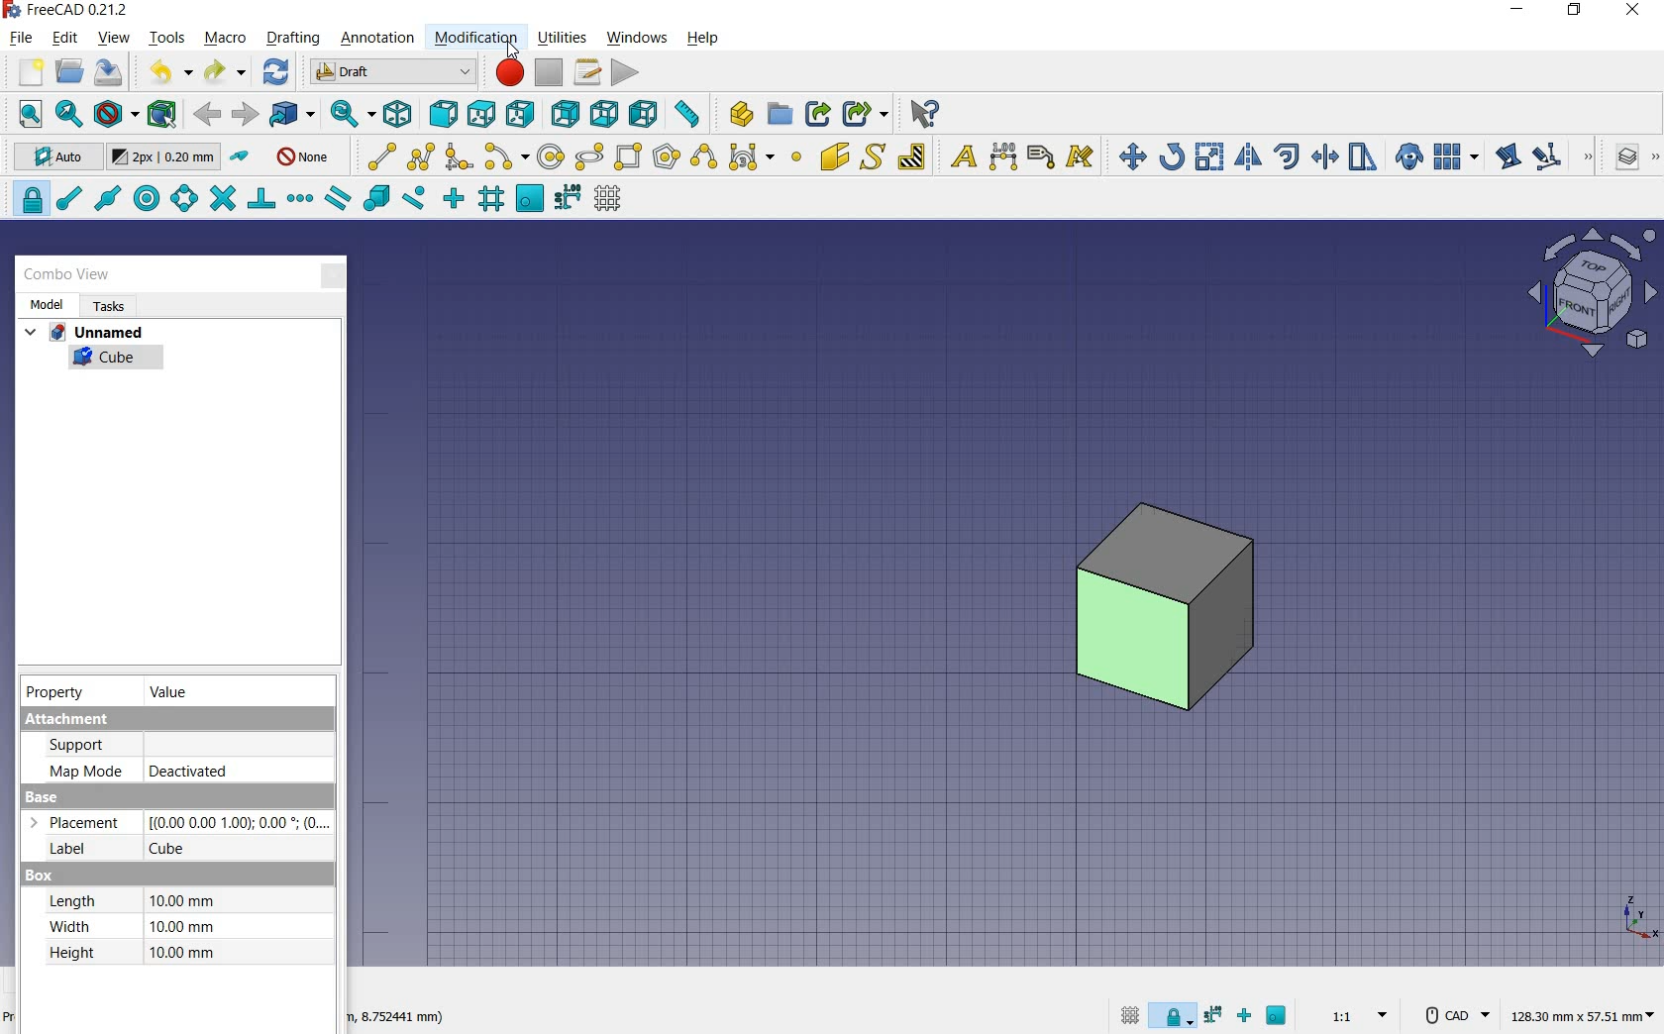 This screenshot has width=1664, height=1034. Describe the element at coordinates (1174, 155) in the screenshot. I see `rotate` at that location.